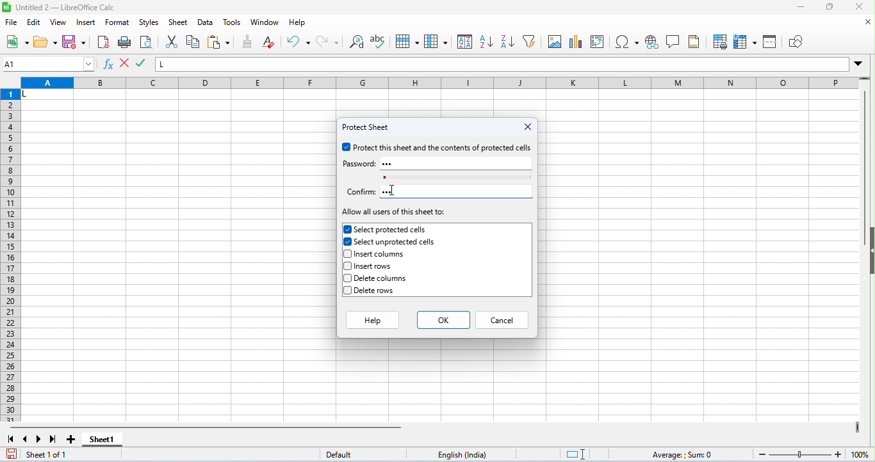 The height and width of the screenshot is (462, 875). Describe the element at coordinates (178, 22) in the screenshot. I see `sheet` at that location.